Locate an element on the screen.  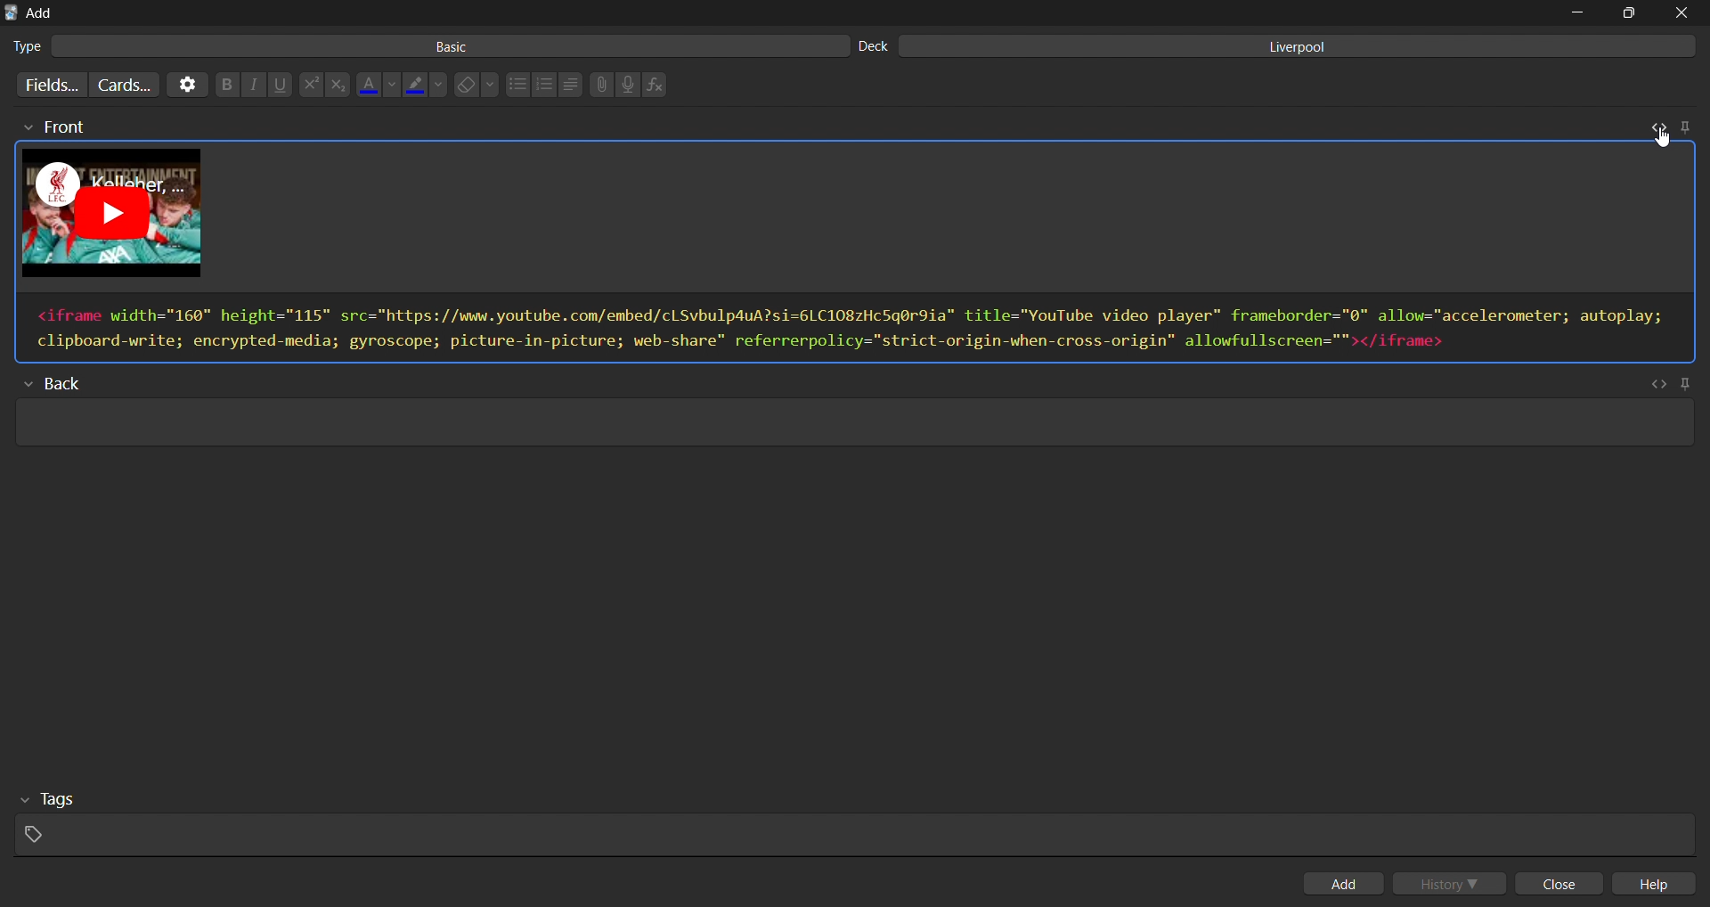
unordered list is located at coordinates (517, 86).